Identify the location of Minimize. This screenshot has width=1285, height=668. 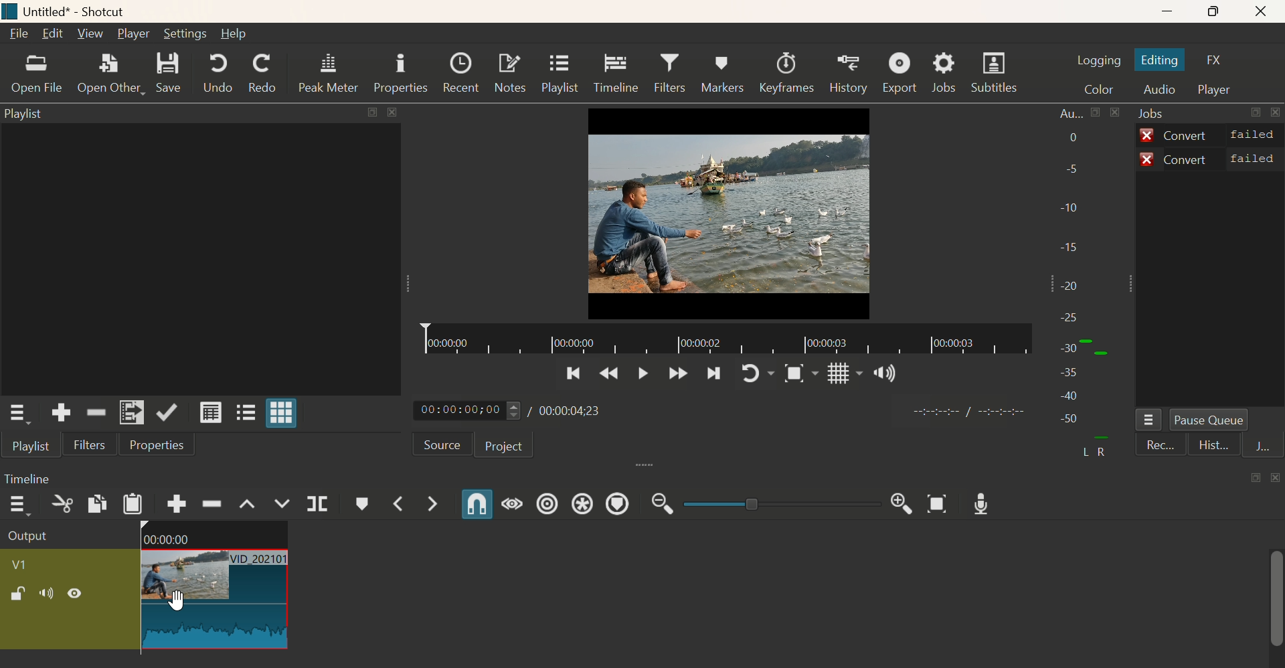
(1173, 12).